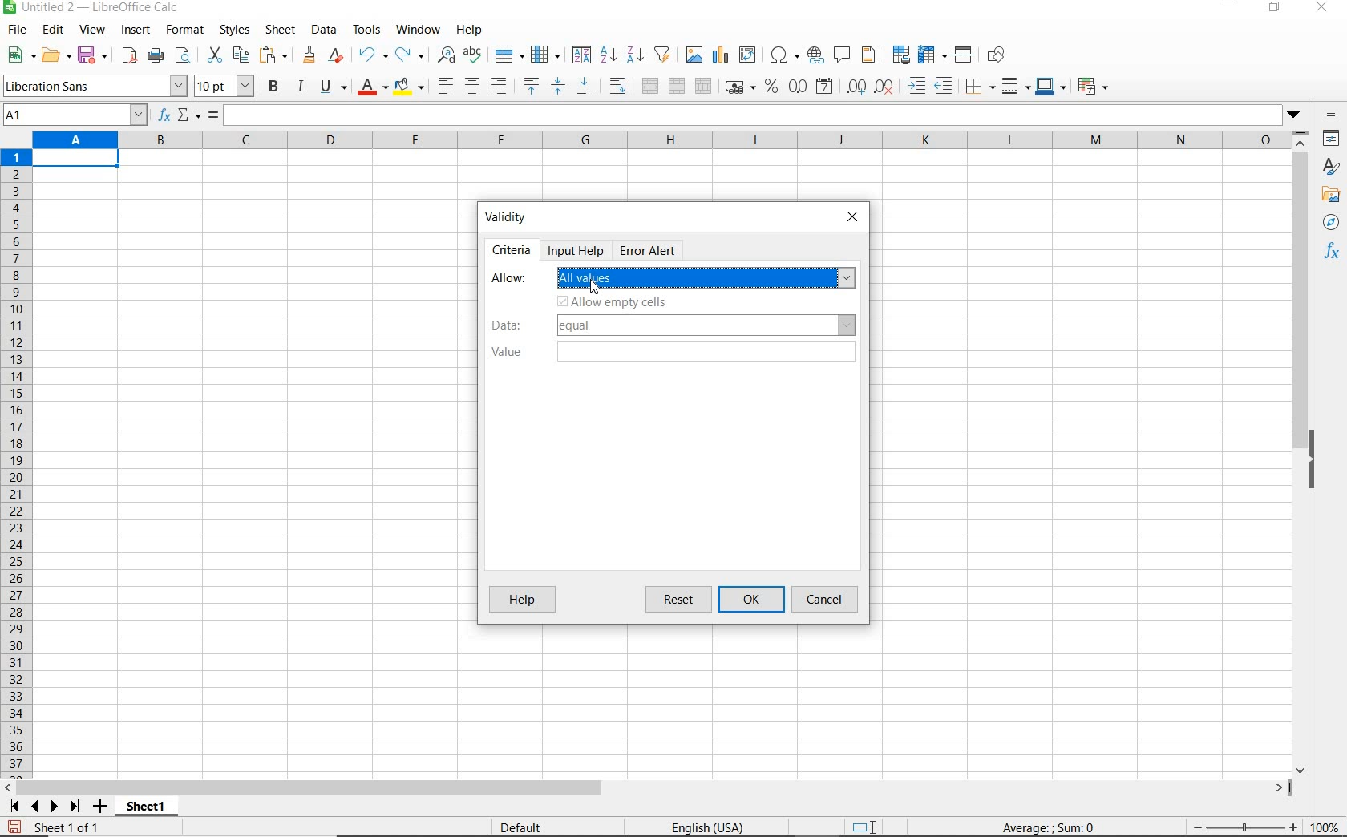 This screenshot has width=1347, height=837. What do you see at coordinates (233, 30) in the screenshot?
I see `styles` at bounding box center [233, 30].